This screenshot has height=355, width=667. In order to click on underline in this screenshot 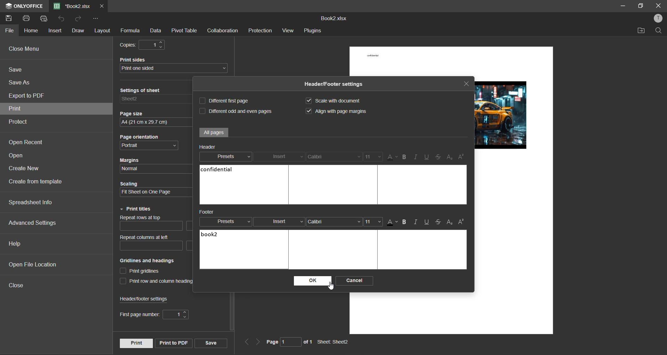, I will do `click(427, 221)`.